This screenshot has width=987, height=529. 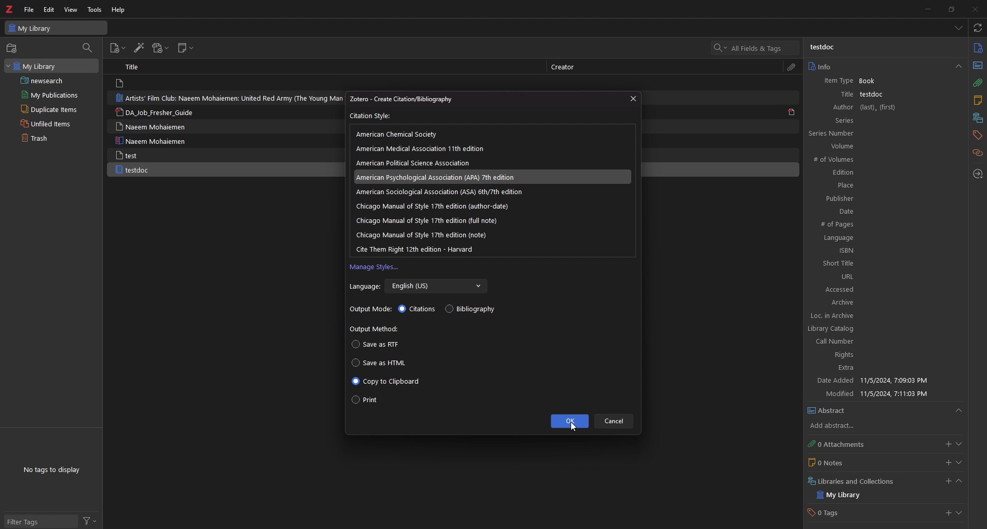 I want to click on Book, so click(x=872, y=81).